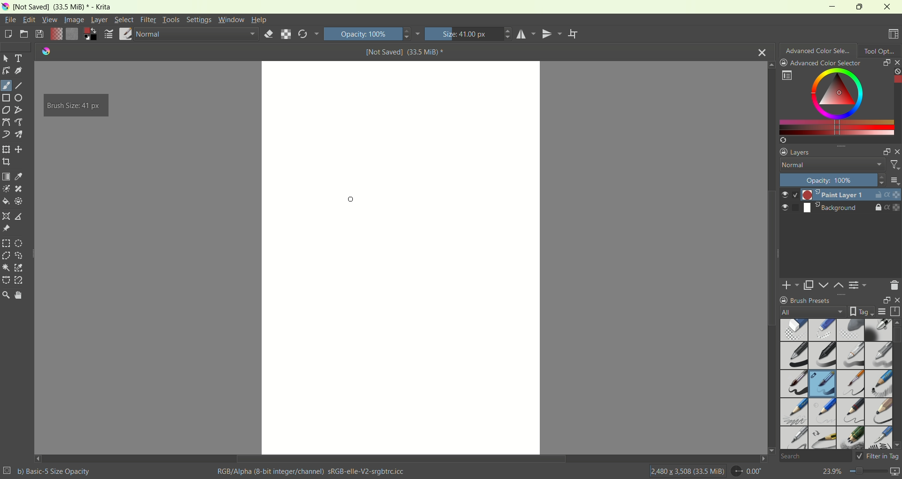 This screenshot has height=479, width=902. I want to click on normal, so click(196, 36).